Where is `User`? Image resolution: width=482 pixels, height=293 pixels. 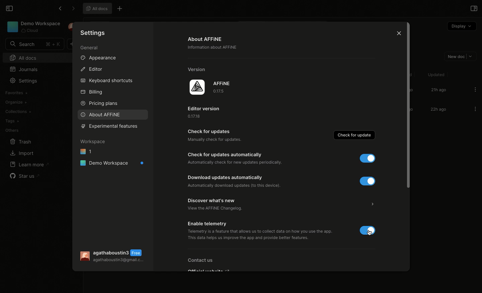
User is located at coordinates (114, 257).